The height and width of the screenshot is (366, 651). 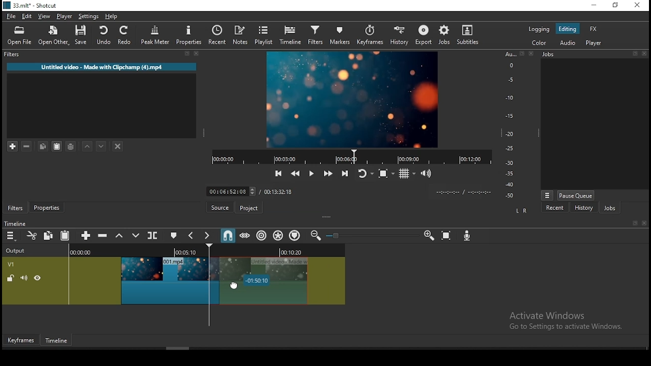 What do you see at coordinates (311, 172) in the screenshot?
I see `play/pause` at bounding box center [311, 172].